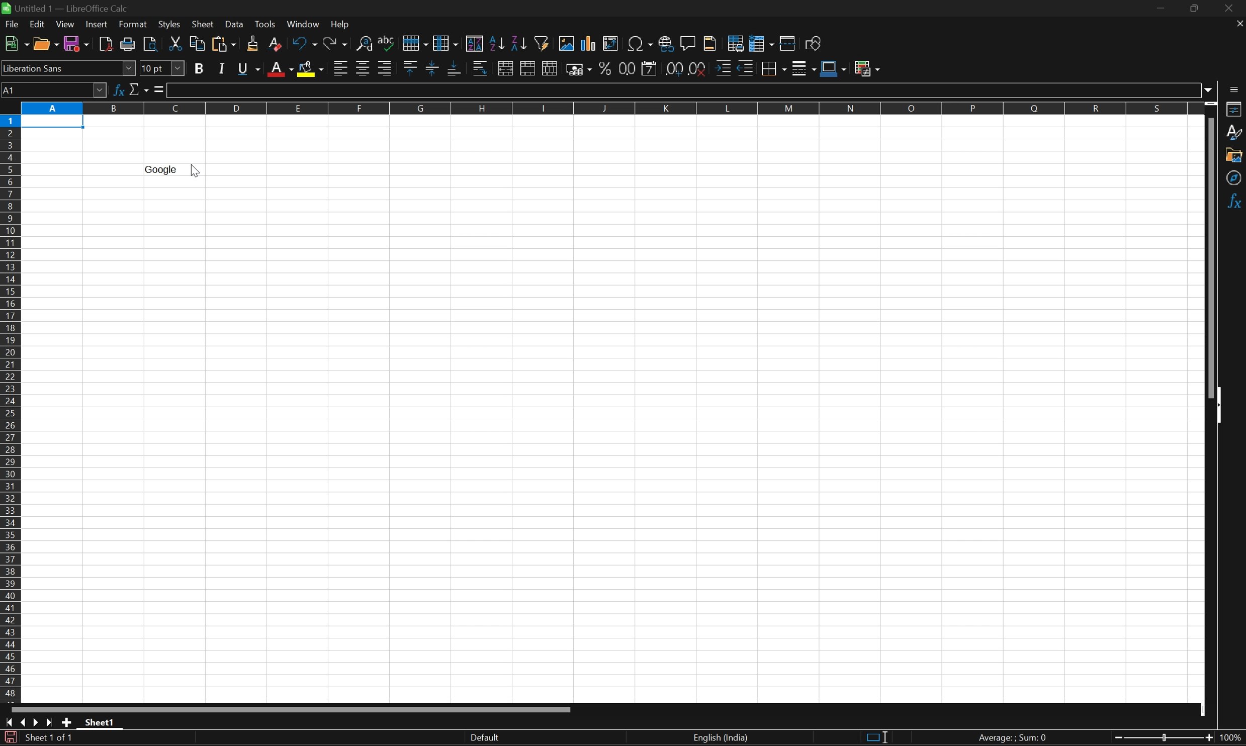 The height and width of the screenshot is (746, 1246). What do you see at coordinates (1231, 738) in the screenshot?
I see `100%` at bounding box center [1231, 738].